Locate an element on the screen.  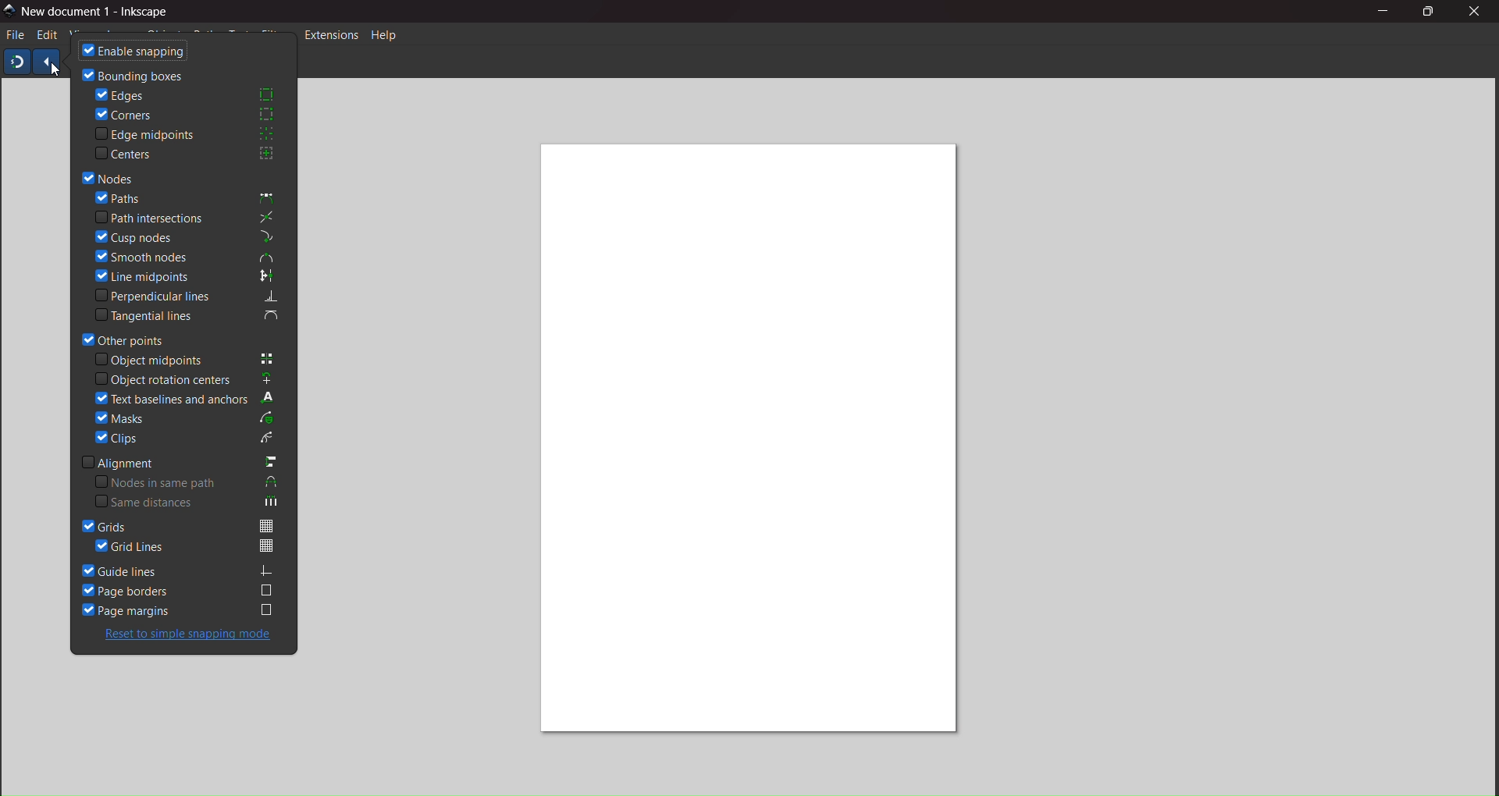
cursor is located at coordinates (55, 72).